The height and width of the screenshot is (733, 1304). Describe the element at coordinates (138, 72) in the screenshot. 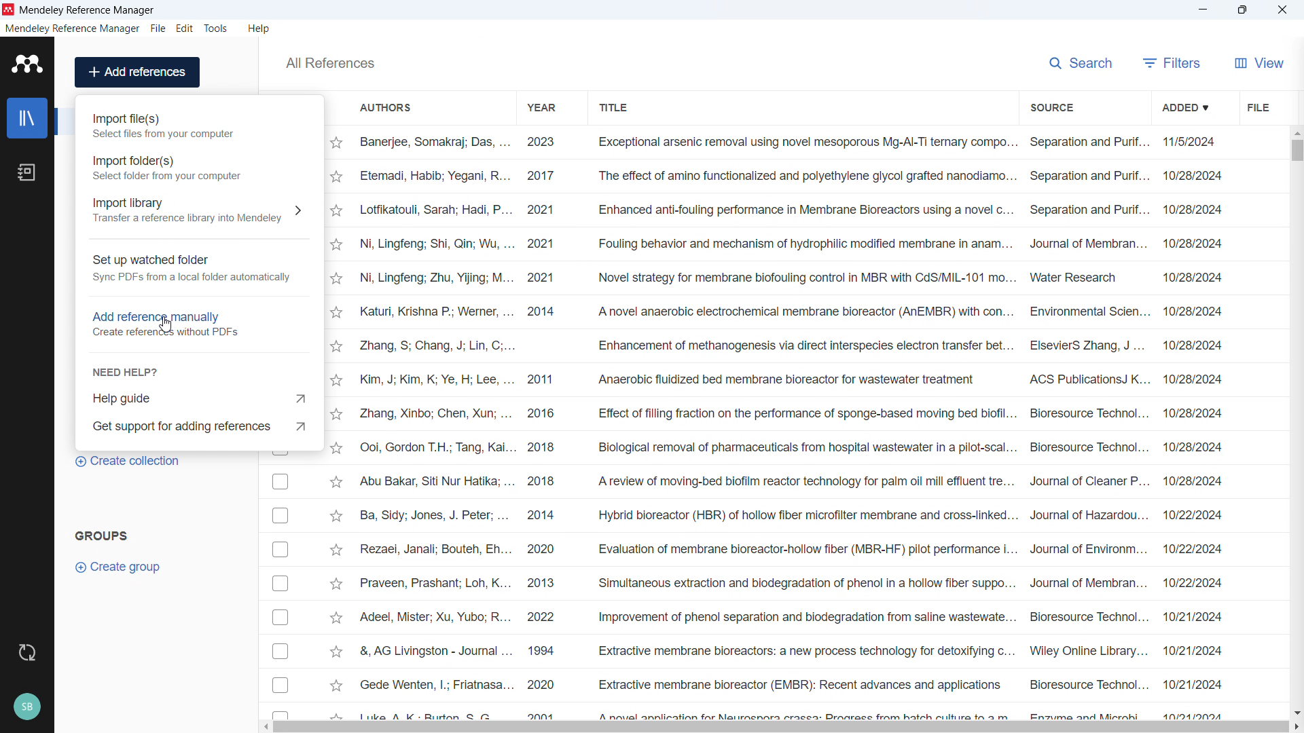

I see `Add references ` at that location.